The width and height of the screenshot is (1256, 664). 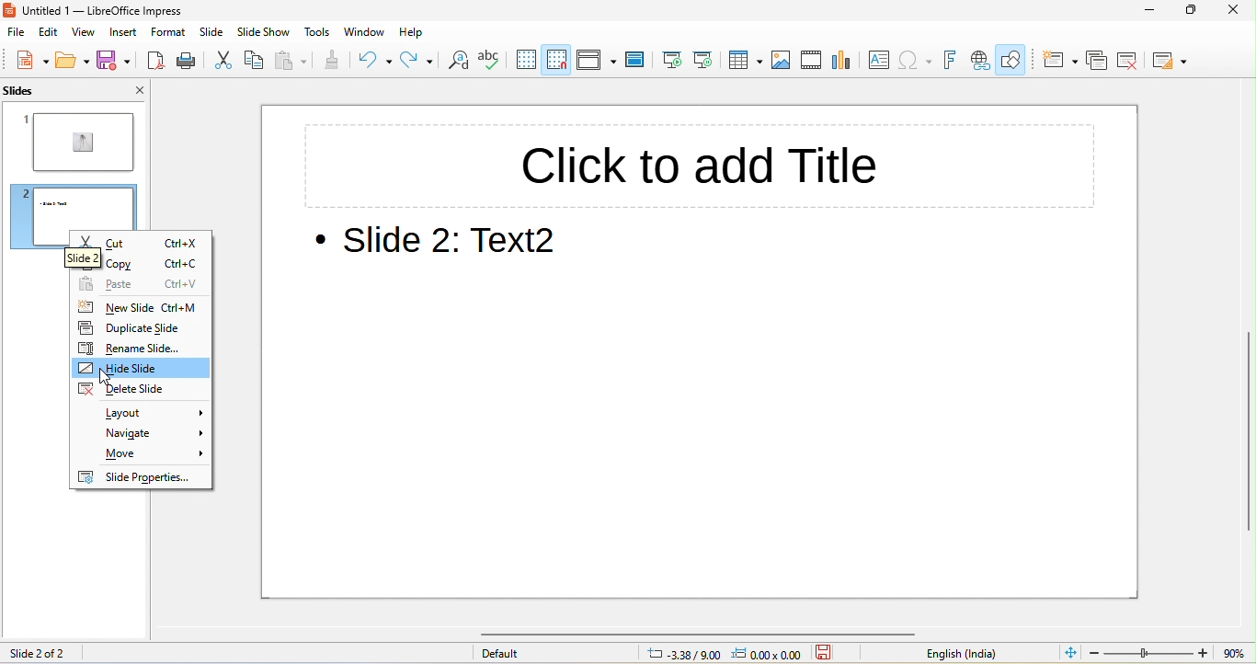 I want to click on text language, so click(x=953, y=653).